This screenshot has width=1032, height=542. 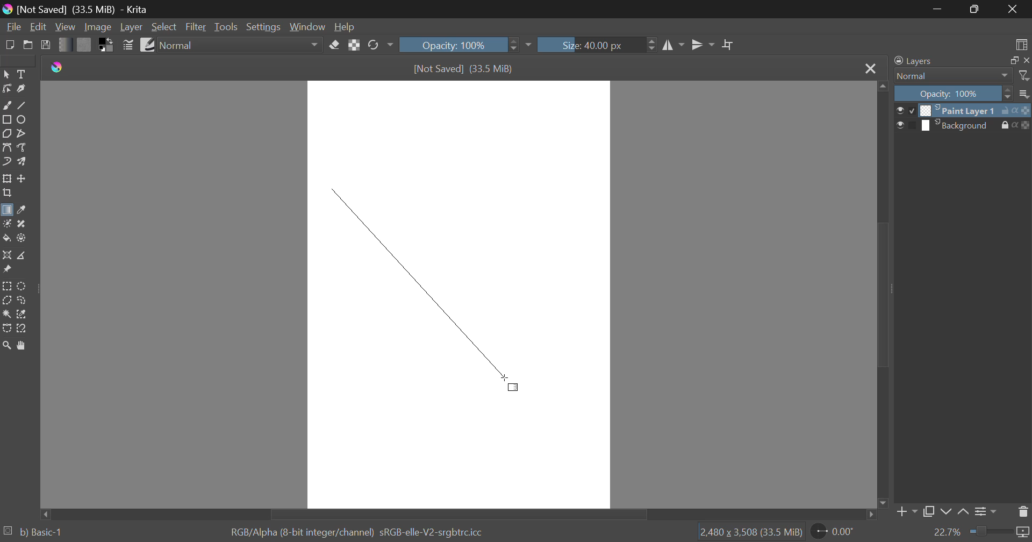 I want to click on Tools, so click(x=226, y=27).